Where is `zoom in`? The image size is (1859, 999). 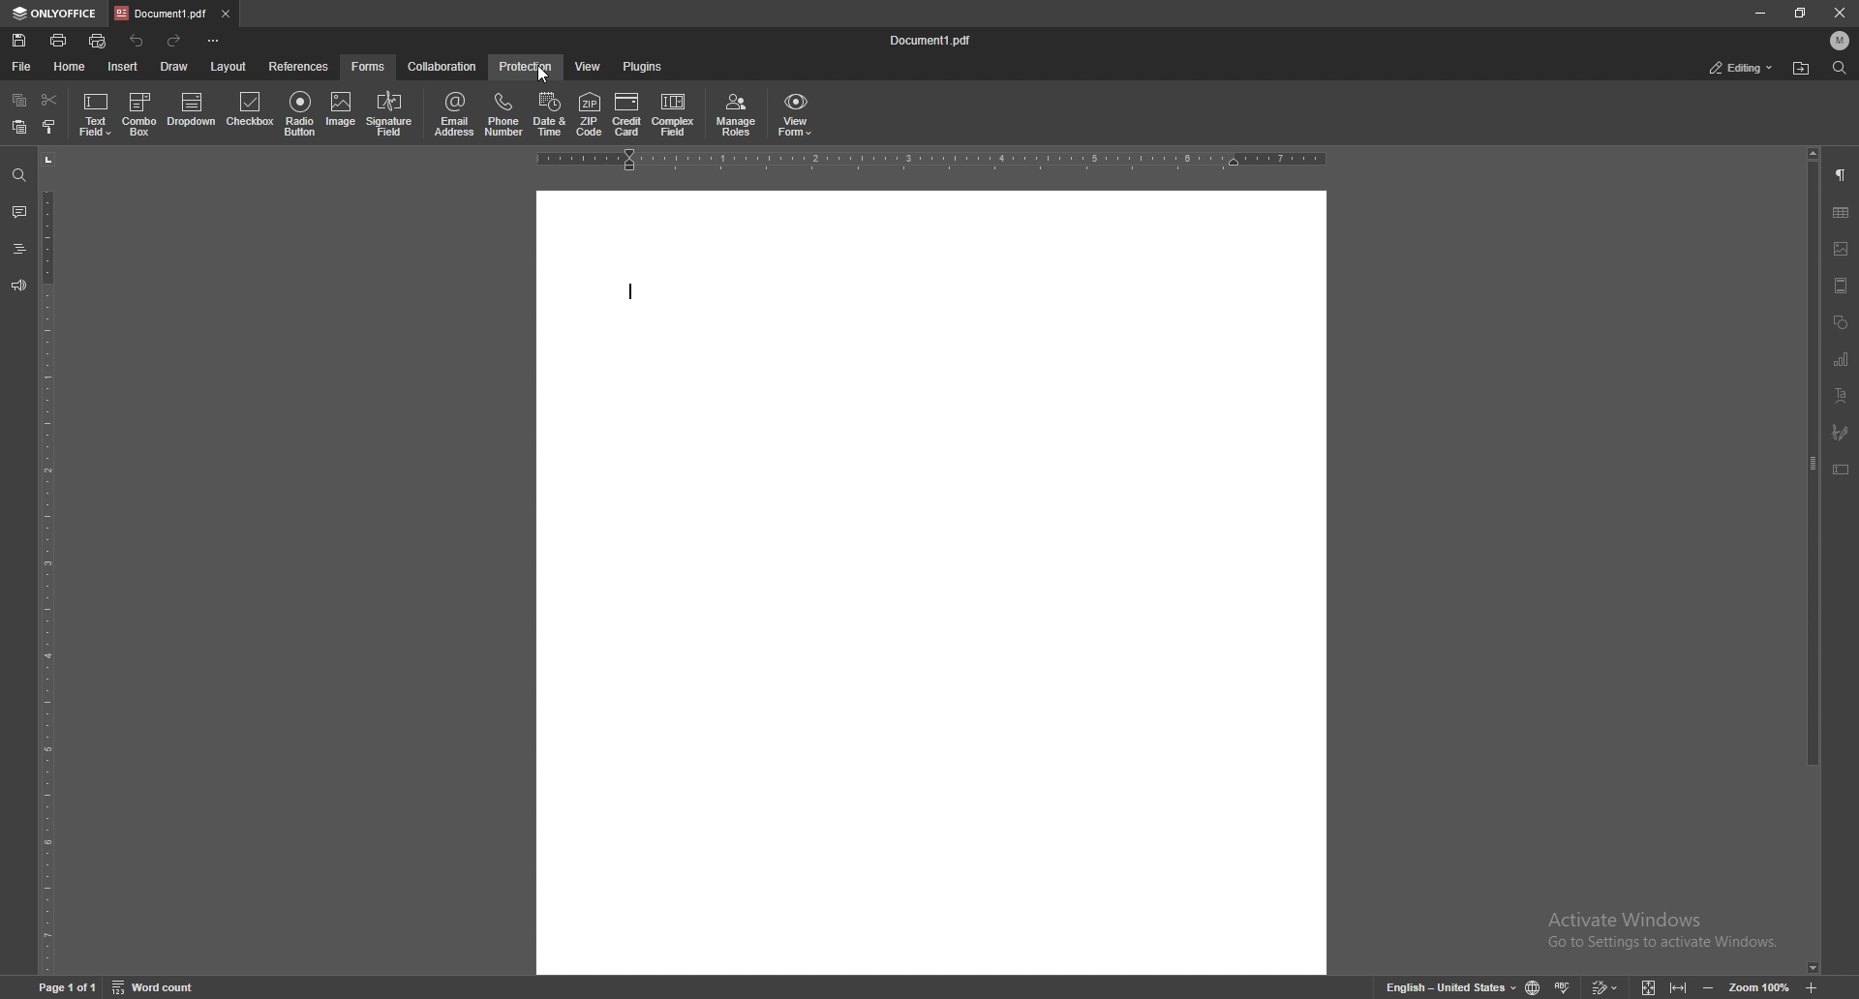 zoom in is located at coordinates (1813, 985).